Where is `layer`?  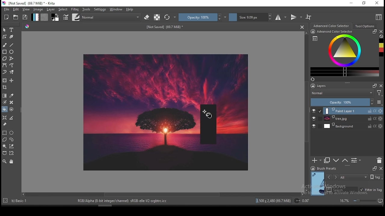 layer is located at coordinates (353, 111).